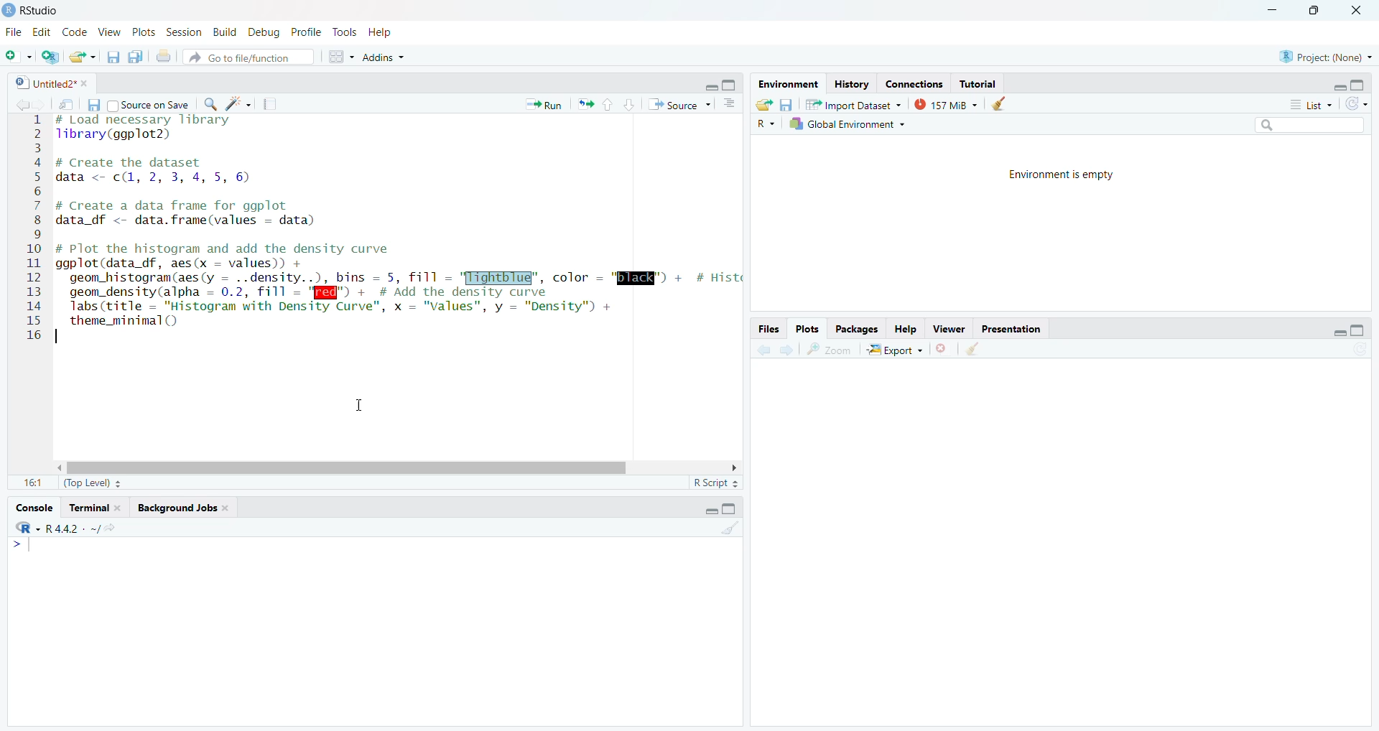 Image resolution: width=1379 pixels, height=731 pixels. What do you see at coordinates (238, 103) in the screenshot?
I see `code tools` at bounding box center [238, 103].